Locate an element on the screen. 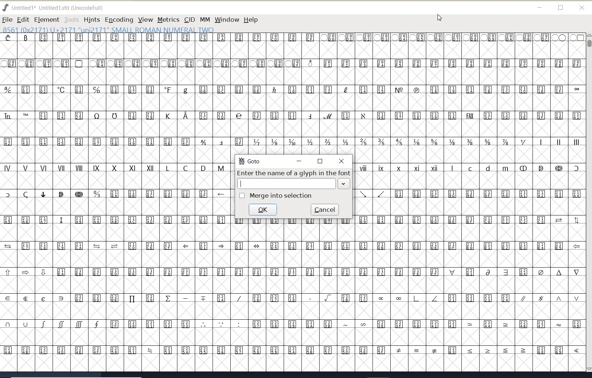 This screenshot has width=592, height=378. fontforge logo is located at coordinates (6, 8).